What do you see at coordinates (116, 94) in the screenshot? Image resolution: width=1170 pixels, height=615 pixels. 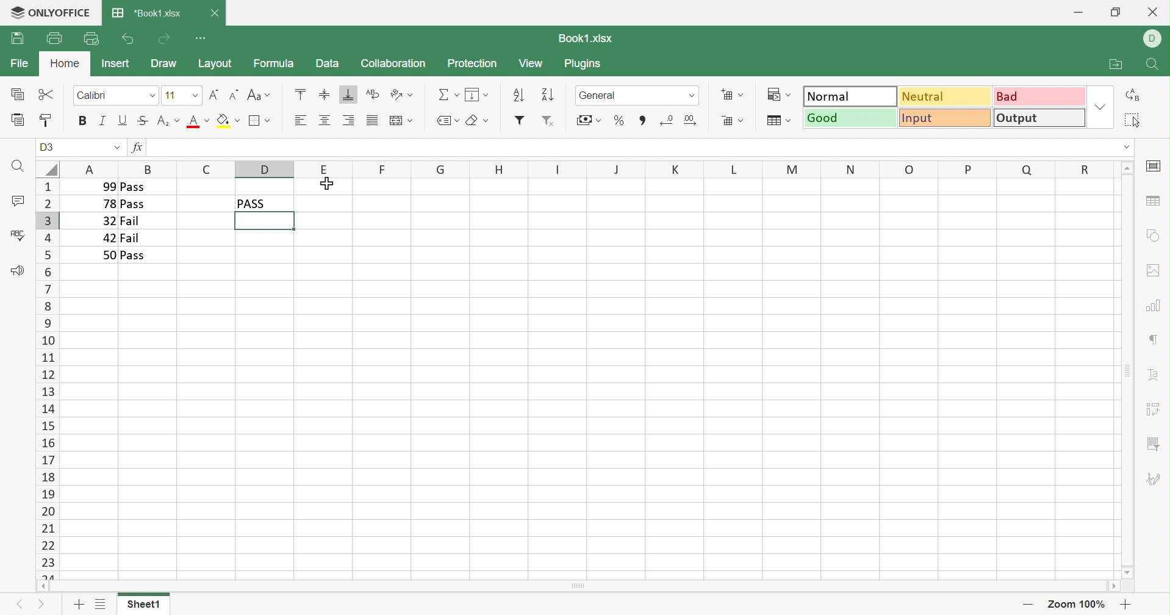 I see `Font` at bounding box center [116, 94].